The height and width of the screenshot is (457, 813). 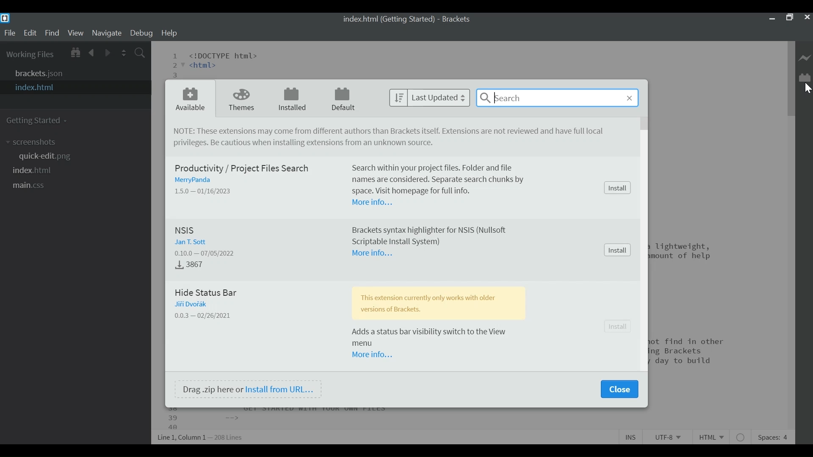 I want to click on Last Updated, so click(x=429, y=98).